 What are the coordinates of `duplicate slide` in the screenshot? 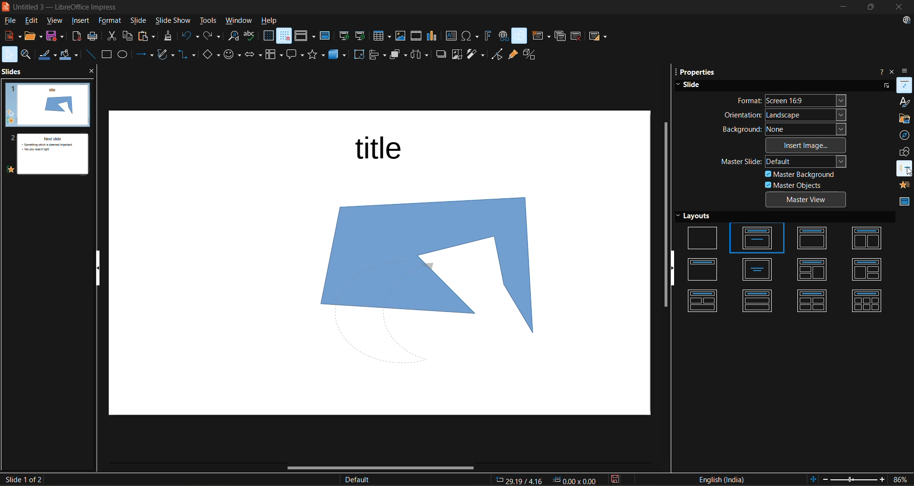 It's located at (560, 36).